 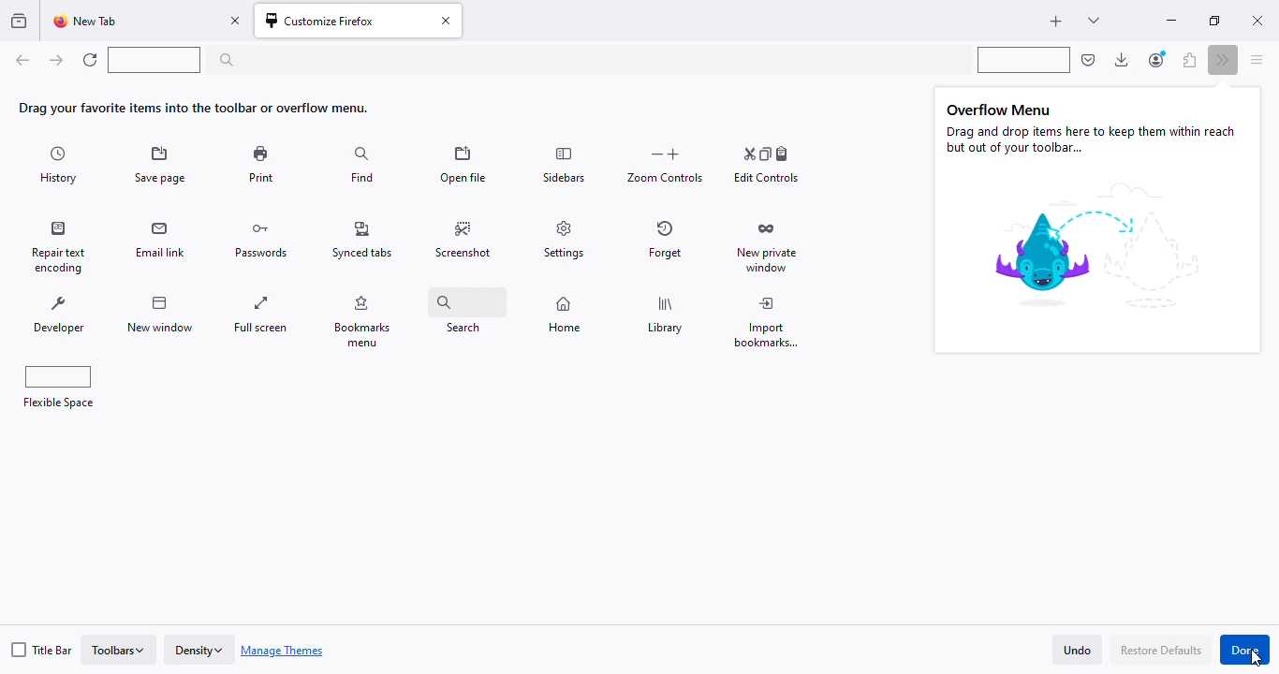 What do you see at coordinates (362, 241) in the screenshot?
I see `synced tabs` at bounding box center [362, 241].